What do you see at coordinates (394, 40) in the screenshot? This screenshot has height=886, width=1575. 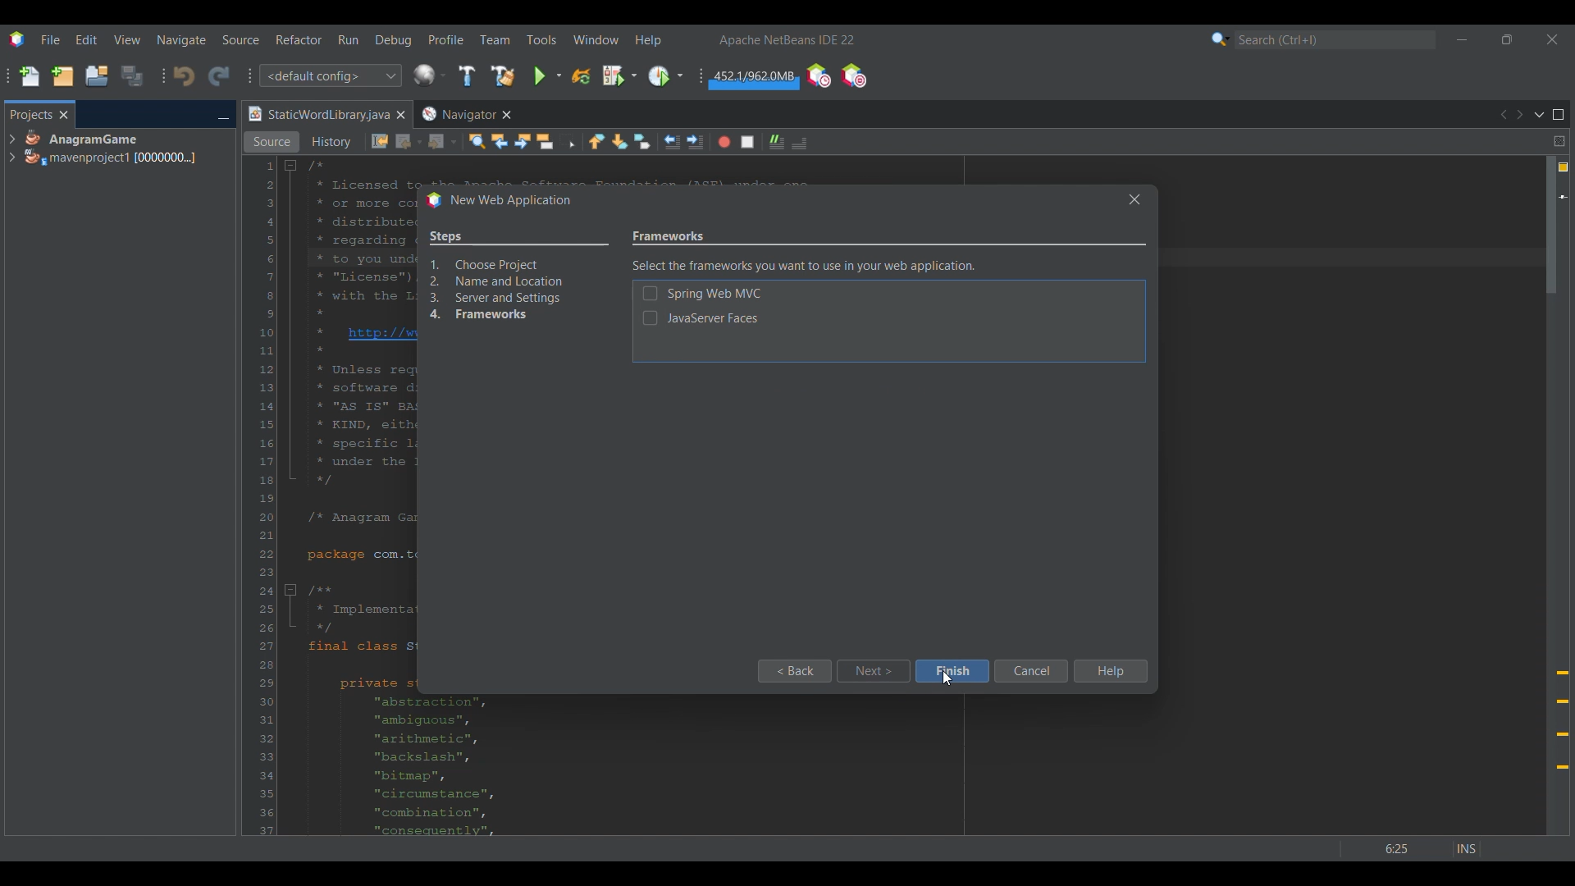 I see `Debug menu` at bounding box center [394, 40].